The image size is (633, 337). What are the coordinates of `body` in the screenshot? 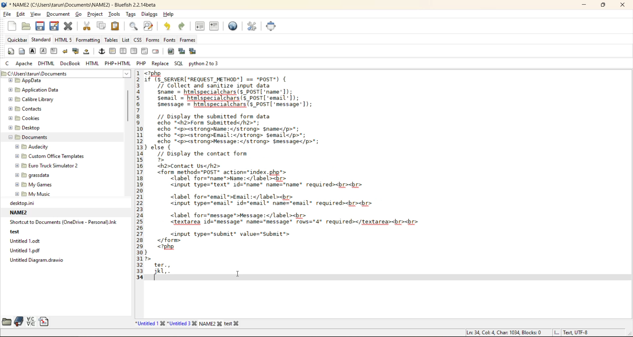 It's located at (21, 51).